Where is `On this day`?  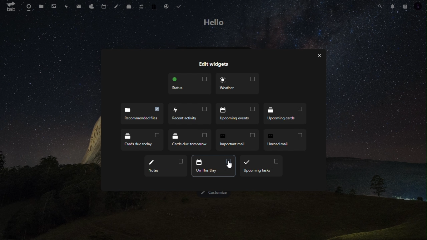
On this day is located at coordinates (212, 166).